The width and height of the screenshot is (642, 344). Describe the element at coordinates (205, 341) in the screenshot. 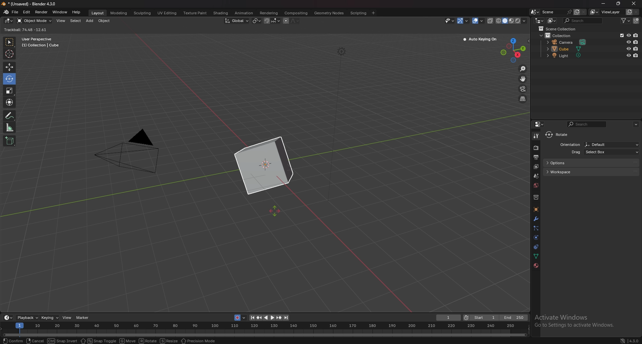

I see `Precision mode` at that location.